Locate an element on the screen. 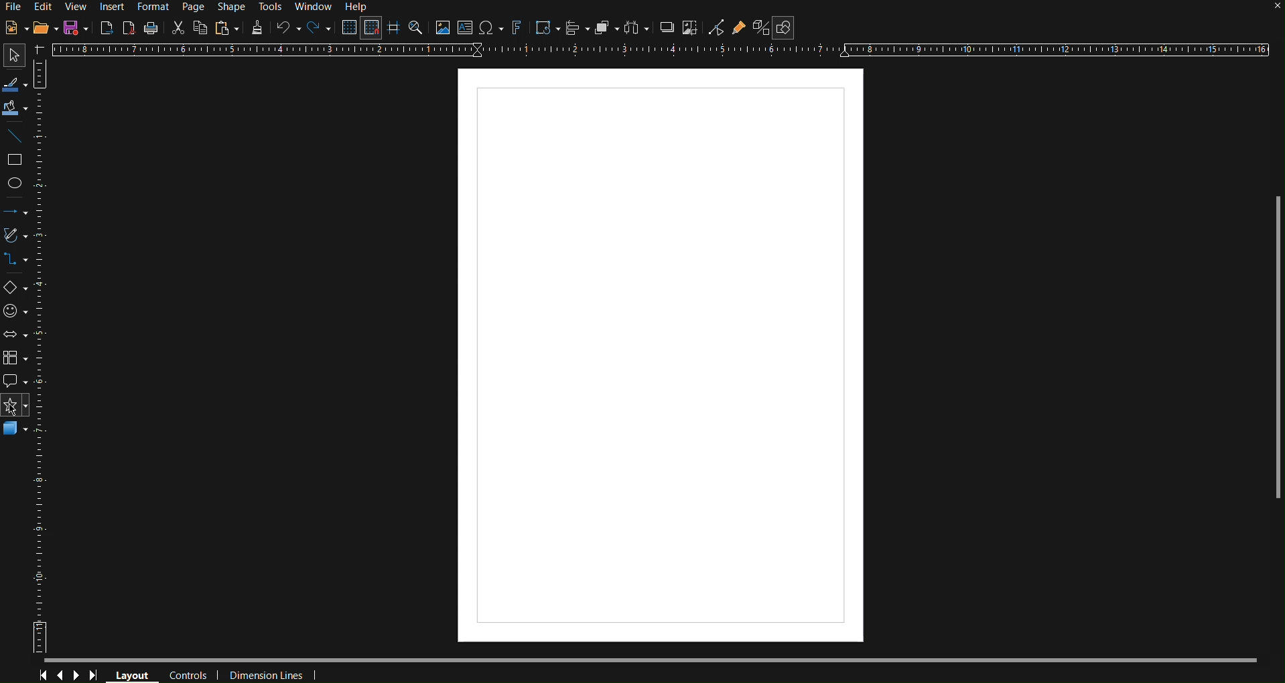 The height and width of the screenshot is (683, 1285). Insert Special Character is located at coordinates (490, 29).